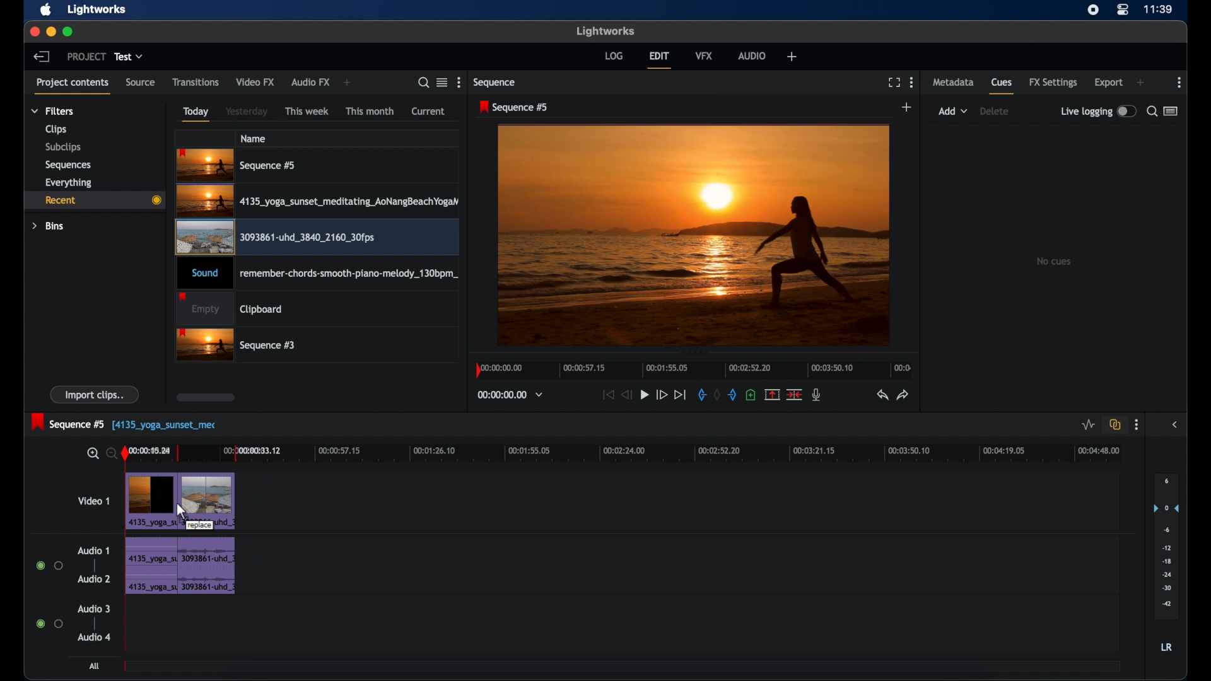  Describe the element at coordinates (607, 32) in the screenshot. I see `lightworks` at that location.